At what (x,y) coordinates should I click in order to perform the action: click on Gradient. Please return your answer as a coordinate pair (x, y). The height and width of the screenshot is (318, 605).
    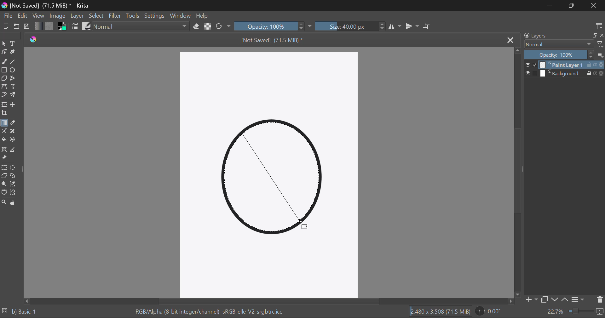
    Looking at the image, I should click on (40, 27).